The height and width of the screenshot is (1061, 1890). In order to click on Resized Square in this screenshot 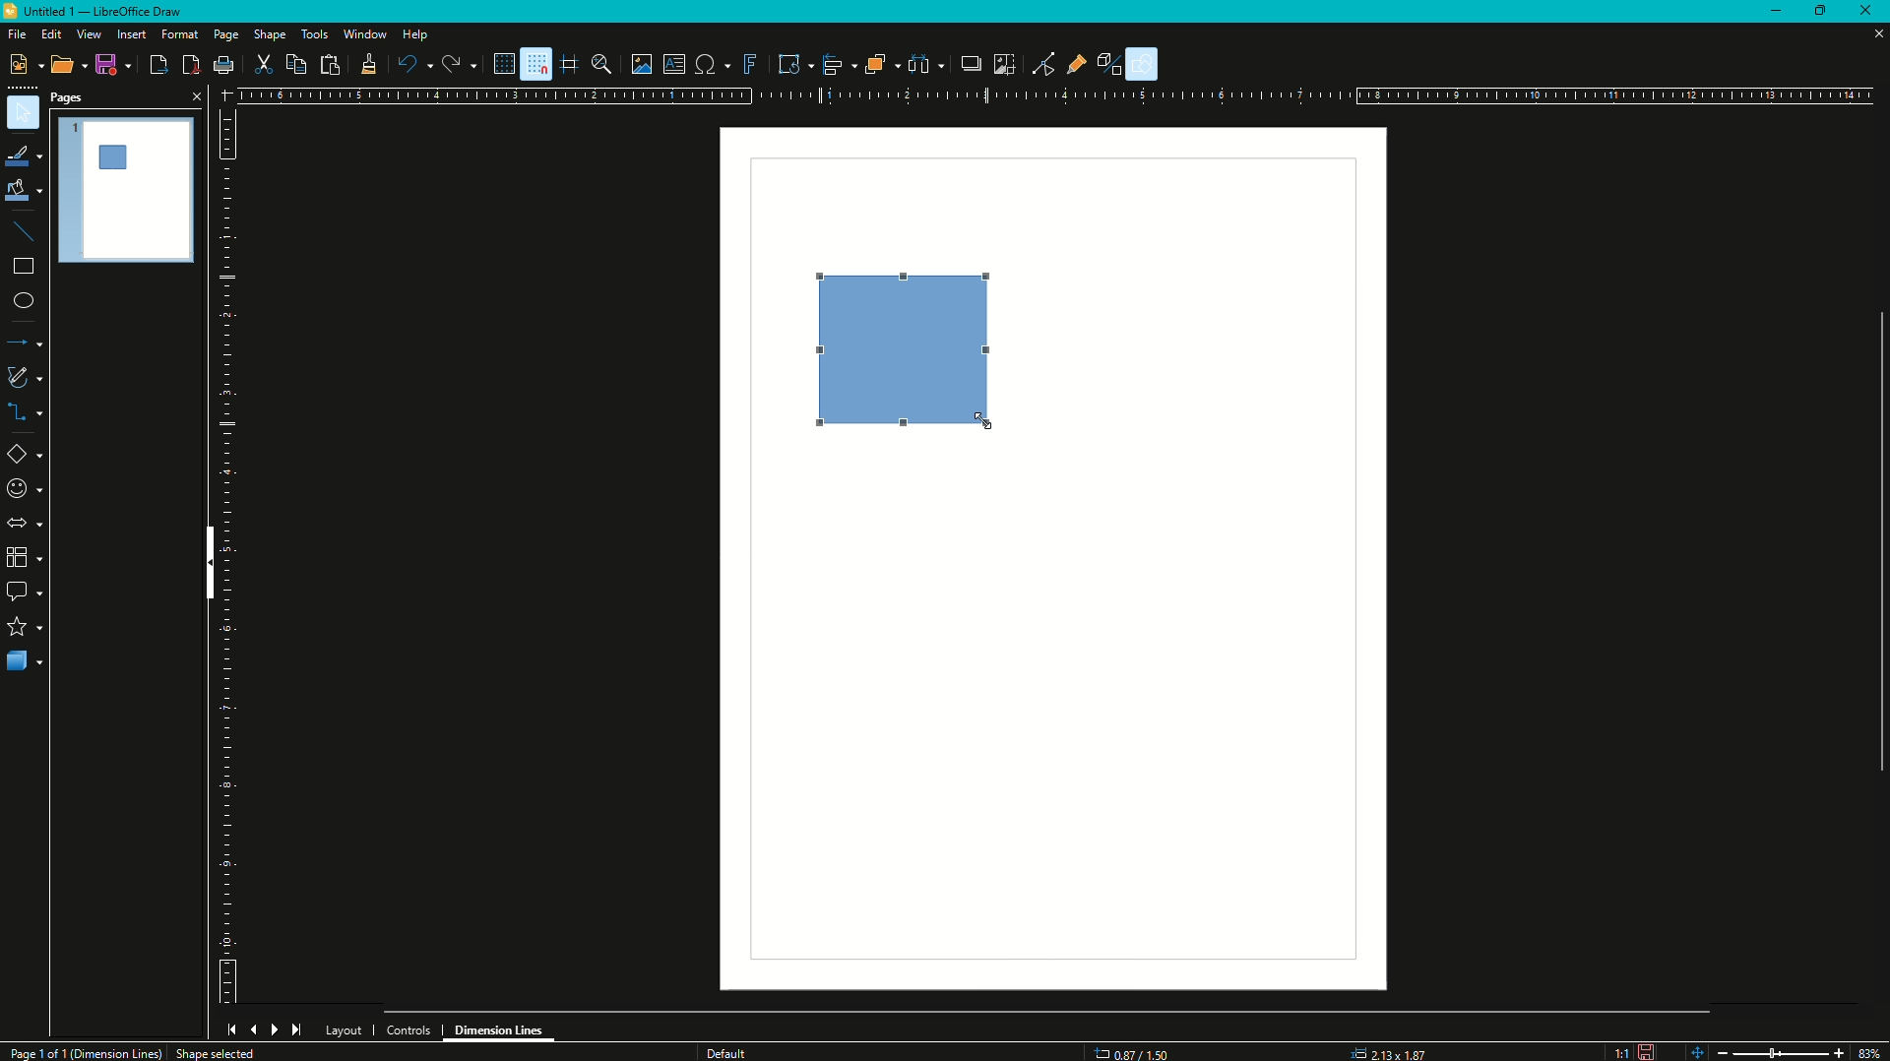, I will do `click(908, 355)`.